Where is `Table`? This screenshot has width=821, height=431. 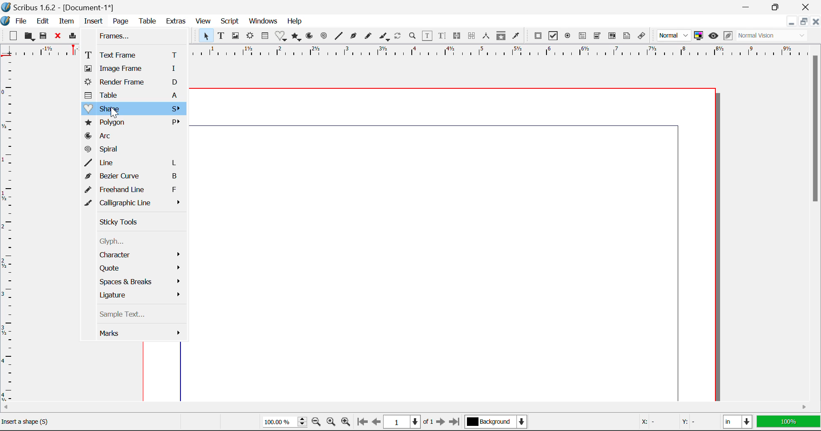
Table is located at coordinates (133, 96).